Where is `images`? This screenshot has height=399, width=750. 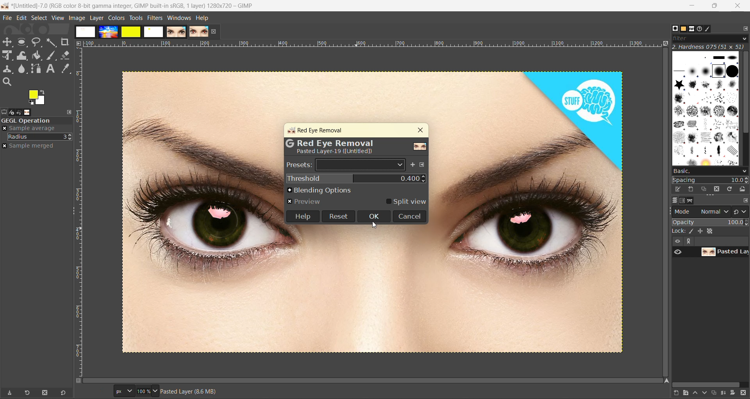 images is located at coordinates (141, 32).